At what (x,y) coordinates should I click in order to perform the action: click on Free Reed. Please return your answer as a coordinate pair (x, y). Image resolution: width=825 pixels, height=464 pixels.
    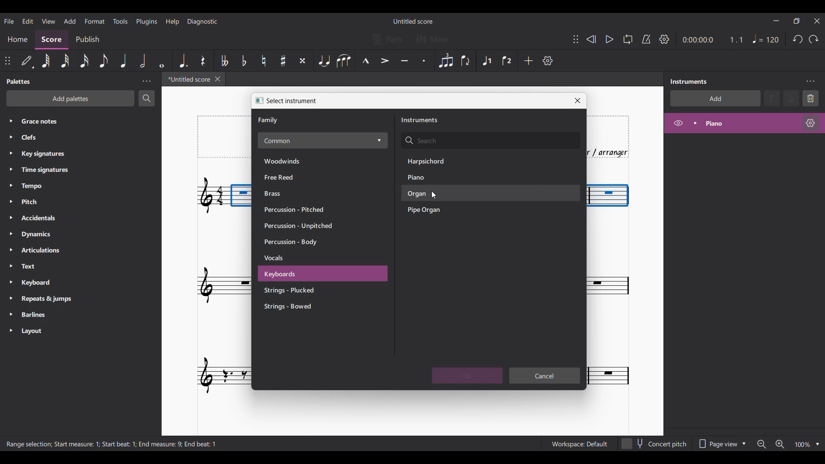
    Looking at the image, I should click on (291, 177).